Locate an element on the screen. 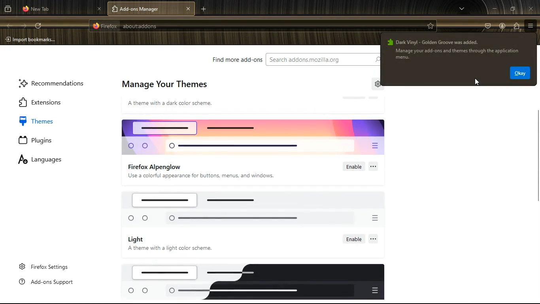  back is located at coordinates (10, 25).